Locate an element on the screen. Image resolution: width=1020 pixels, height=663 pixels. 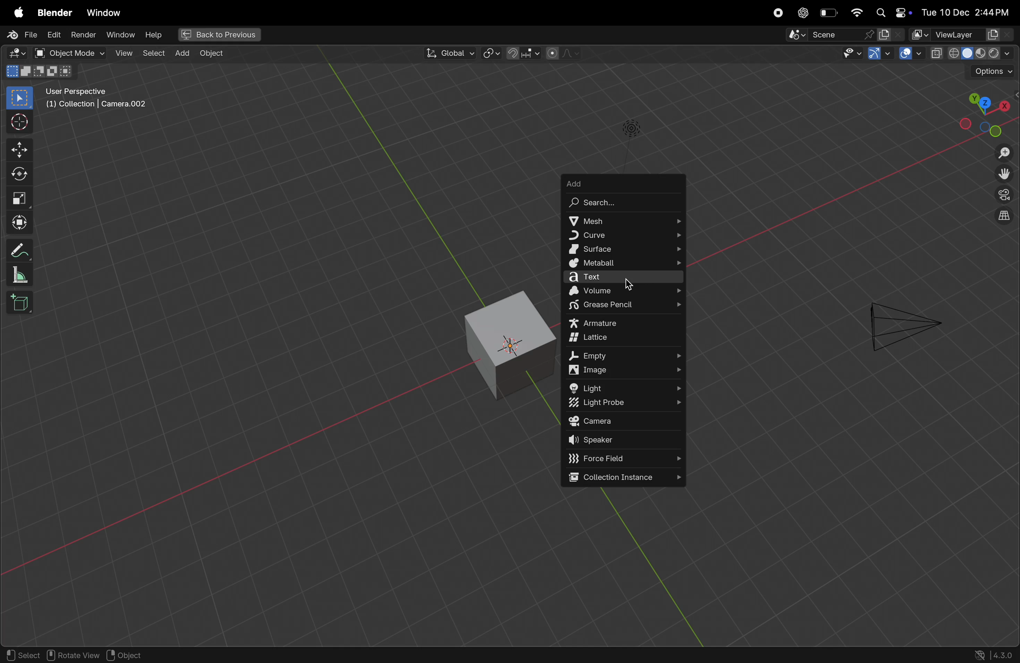
light is located at coordinates (626, 387).